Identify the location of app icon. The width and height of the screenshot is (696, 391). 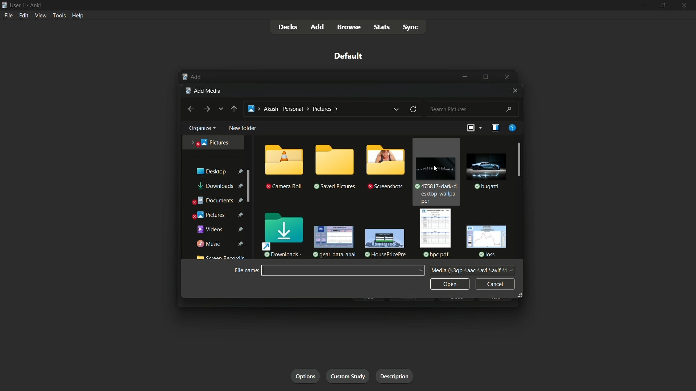
(4, 5).